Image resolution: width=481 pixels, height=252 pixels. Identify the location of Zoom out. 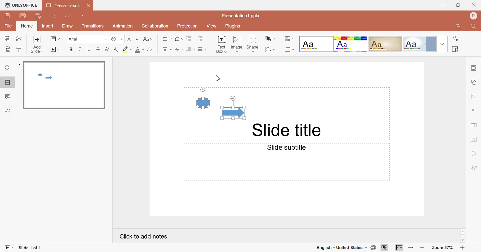
(423, 248).